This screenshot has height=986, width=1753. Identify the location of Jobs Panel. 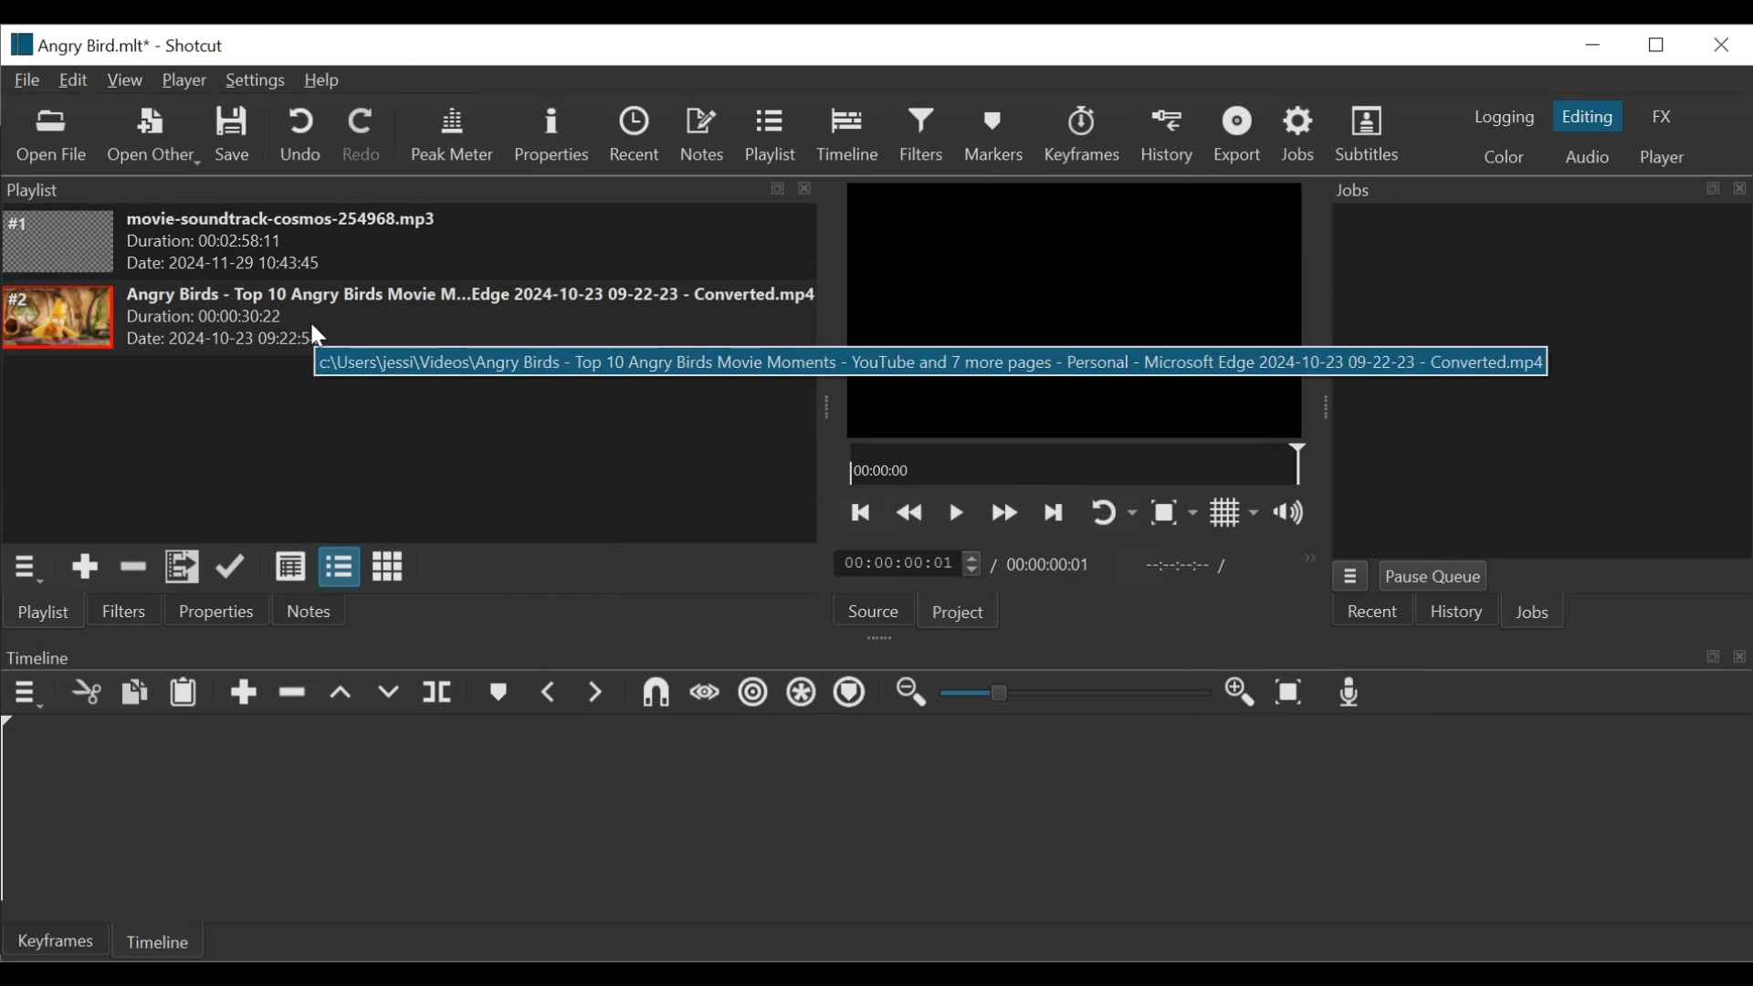
(1532, 190).